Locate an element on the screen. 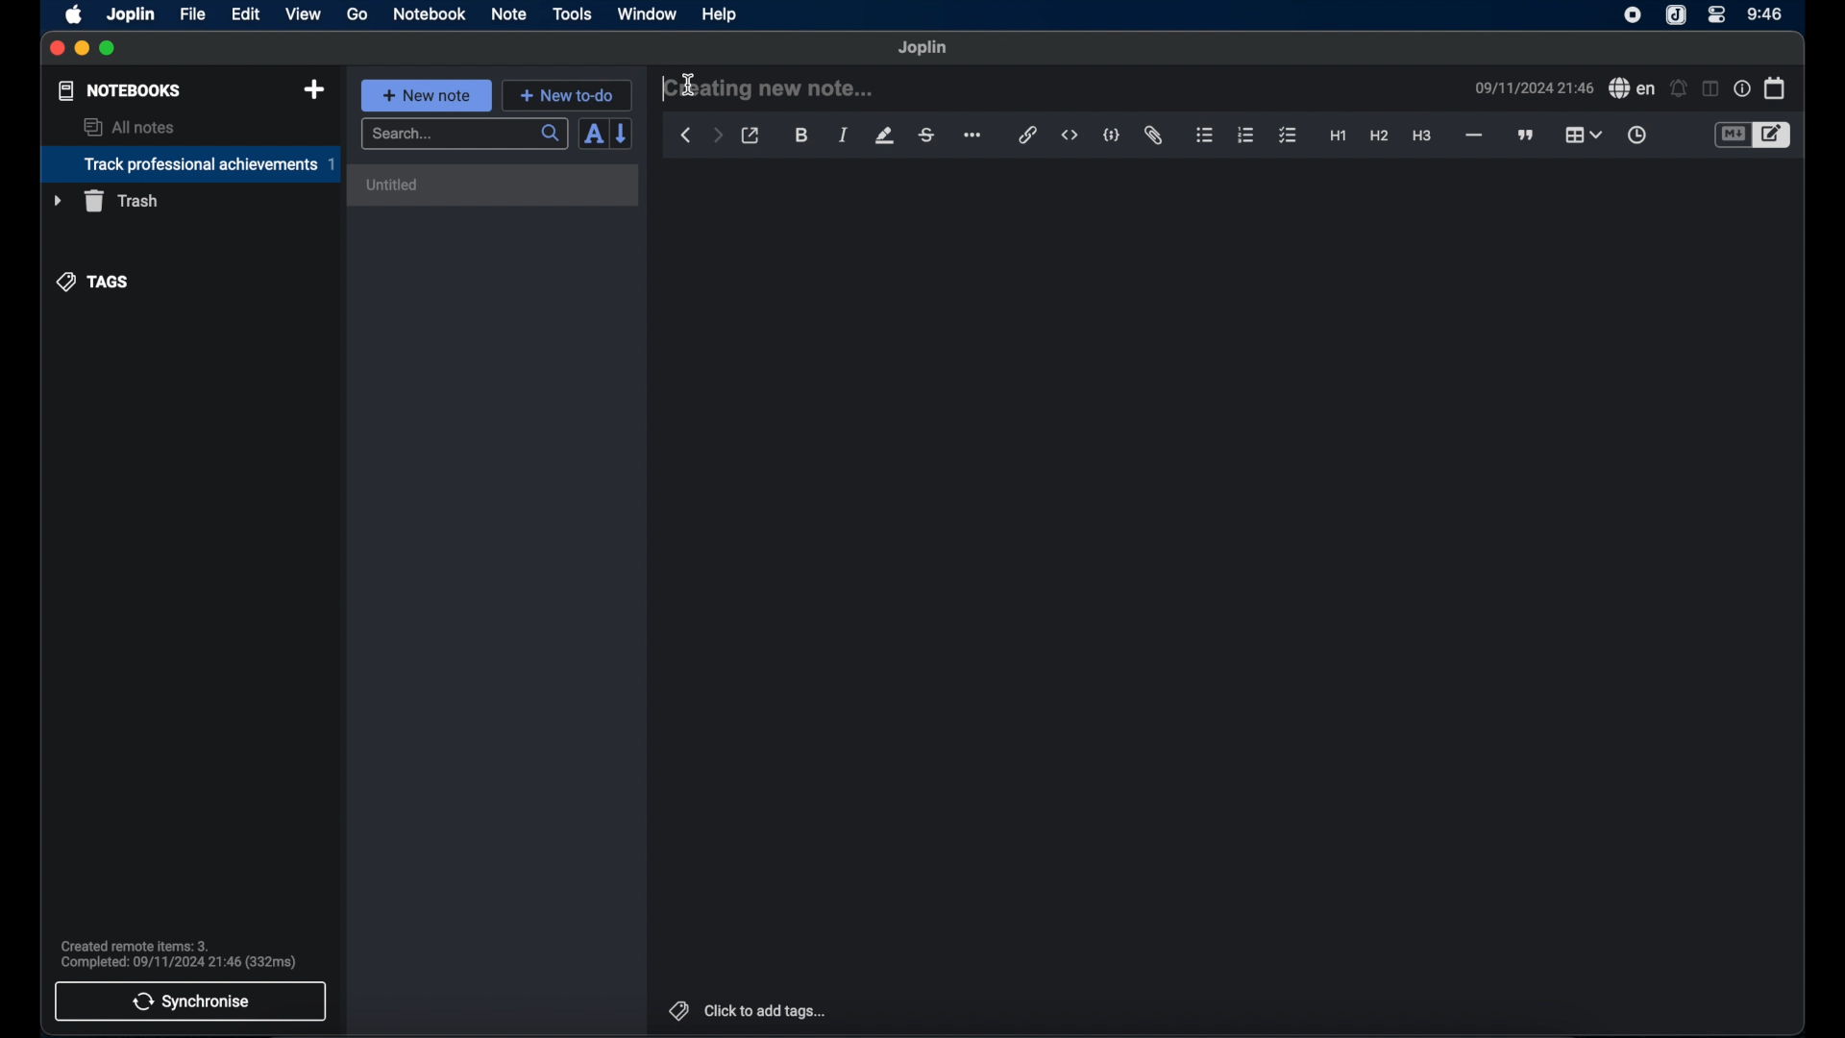  heading 2 is located at coordinates (1379, 136).